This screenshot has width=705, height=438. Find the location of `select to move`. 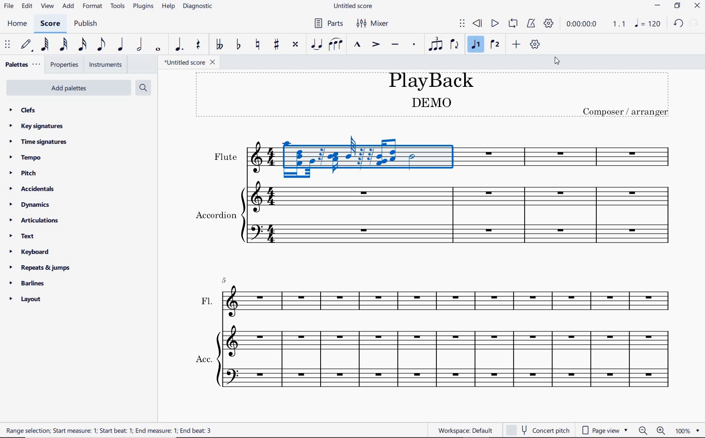

select to move is located at coordinates (461, 24).